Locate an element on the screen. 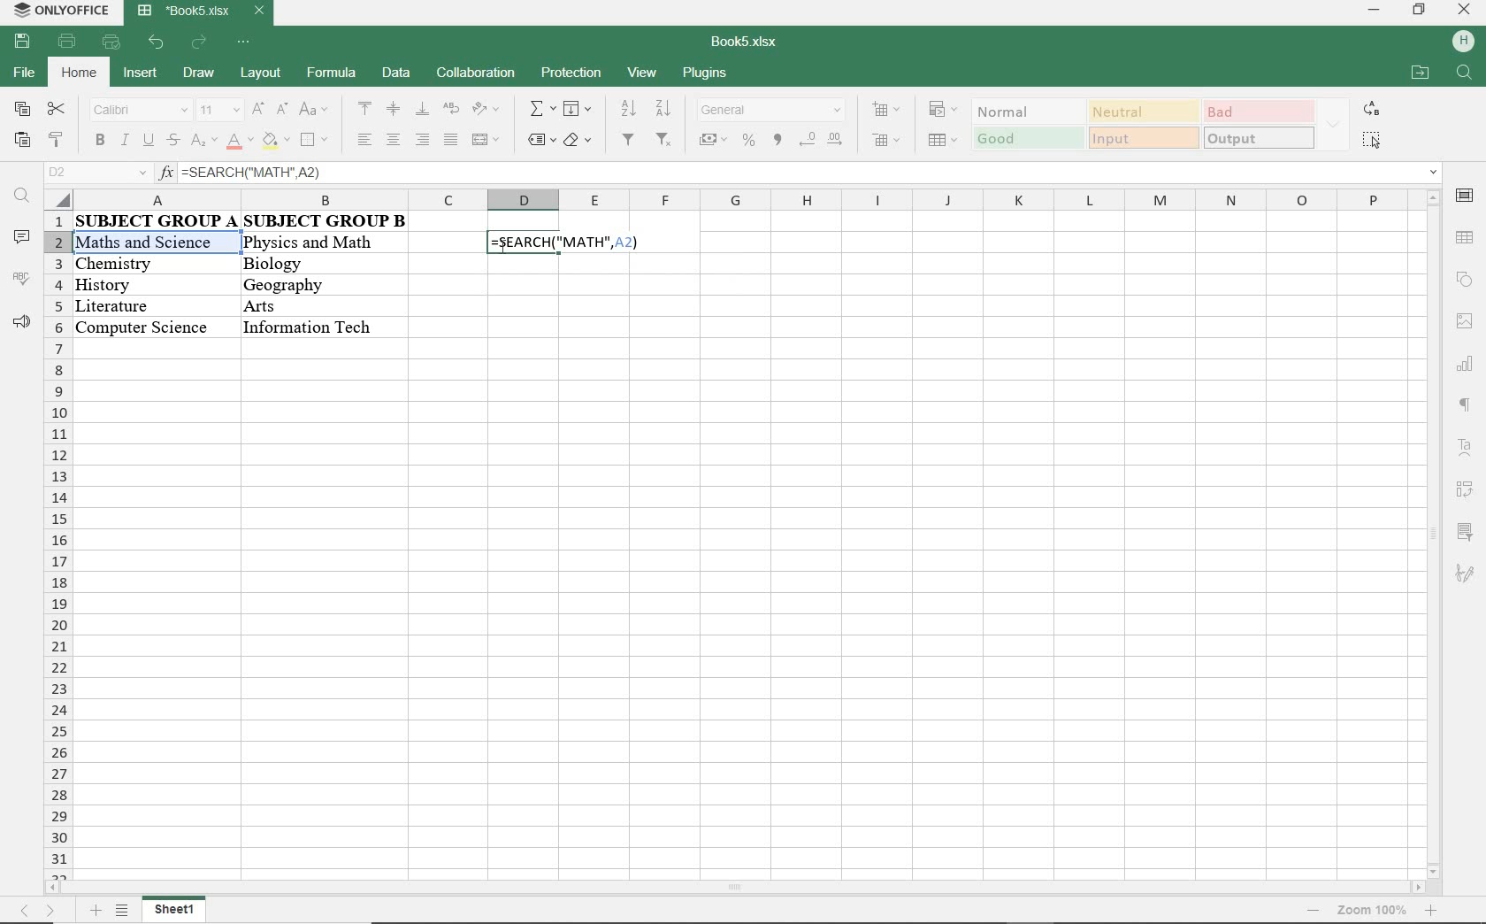  next is located at coordinates (56, 914).